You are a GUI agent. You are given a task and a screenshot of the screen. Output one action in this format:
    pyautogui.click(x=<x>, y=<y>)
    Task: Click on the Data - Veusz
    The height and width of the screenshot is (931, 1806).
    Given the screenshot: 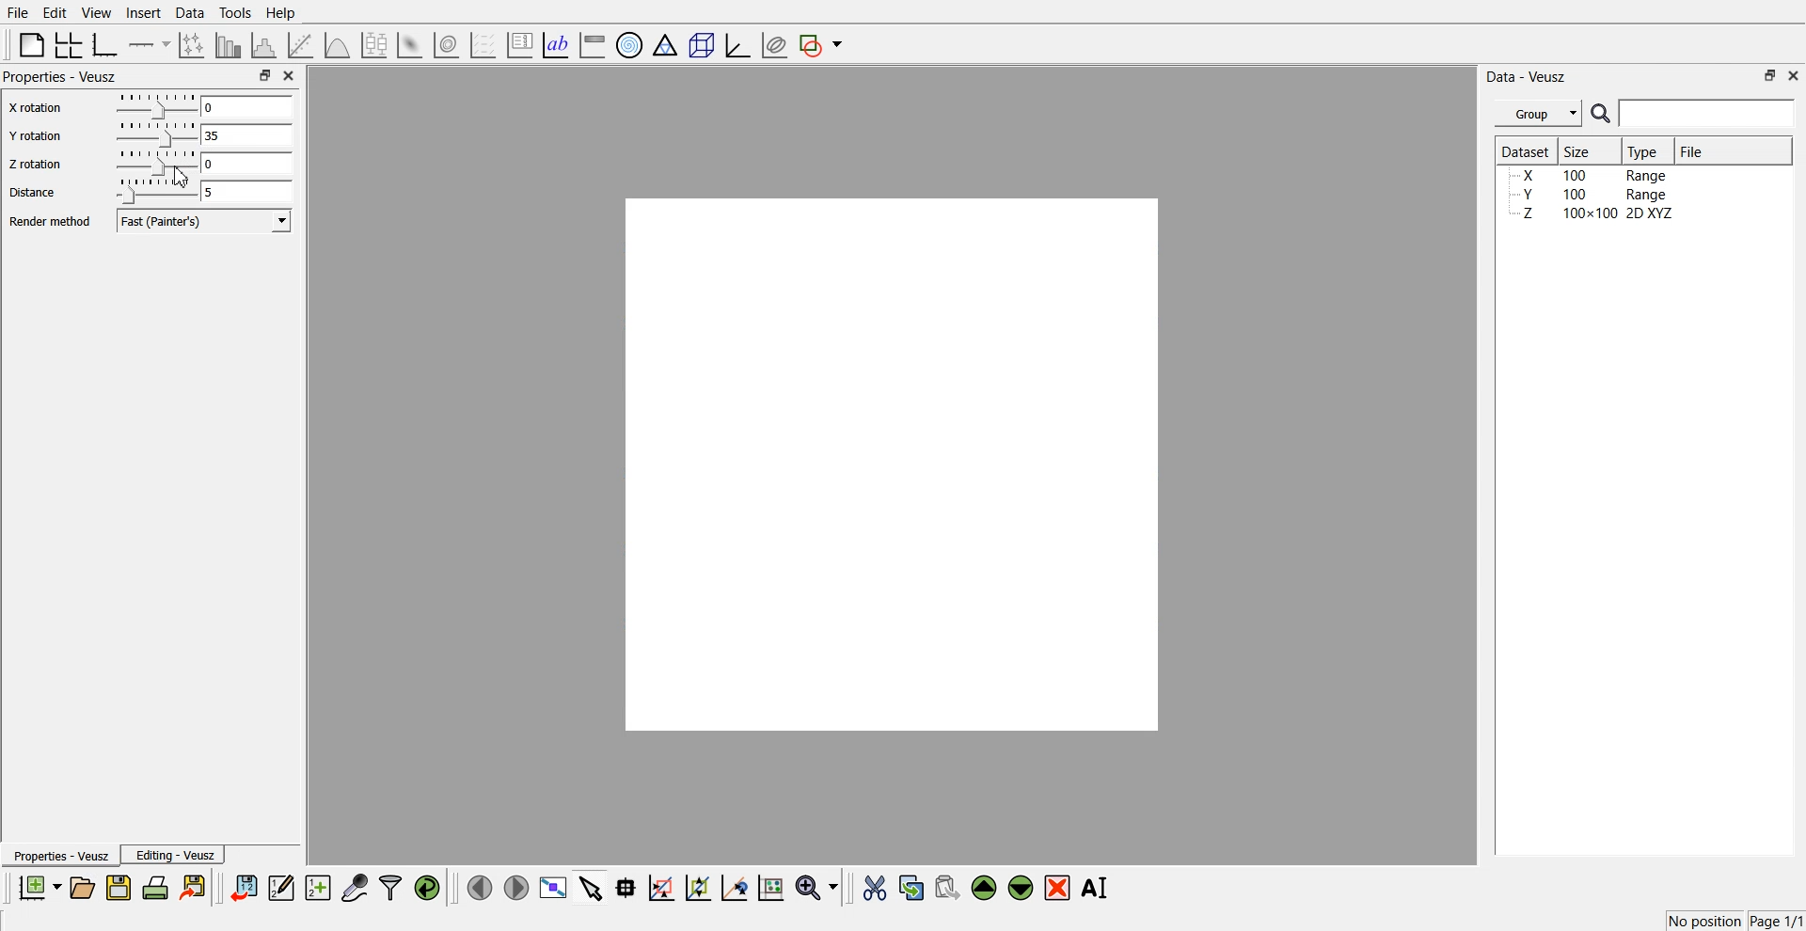 What is the action you would take?
    pyautogui.click(x=1526, y=77)
    